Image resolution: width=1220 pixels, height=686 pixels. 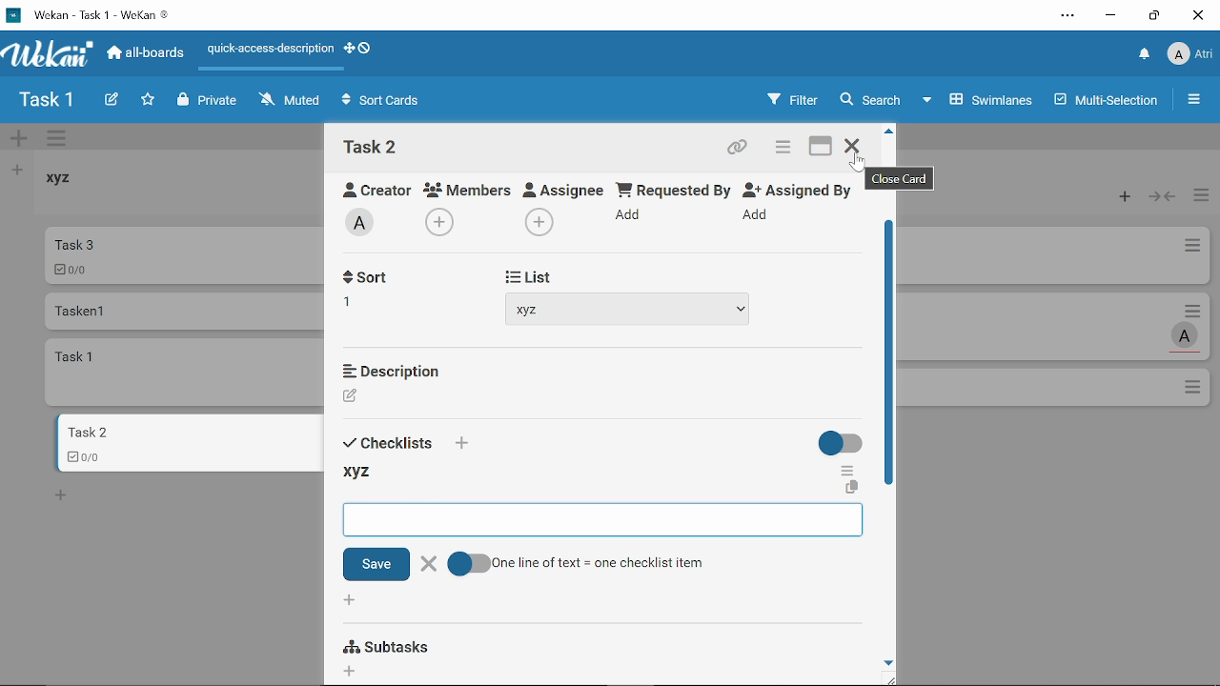 What do you see at coordinates (111, 101) in the screenshot?
I see `Create` at bounding box center [111, 101].